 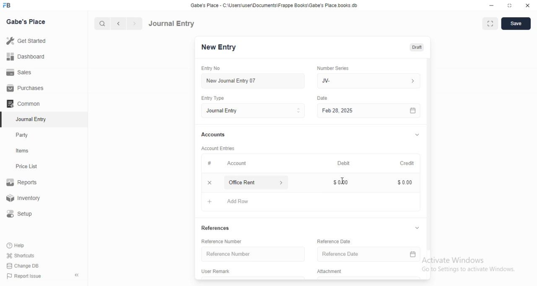 I want to click on backward, so click(x=118, y=23).